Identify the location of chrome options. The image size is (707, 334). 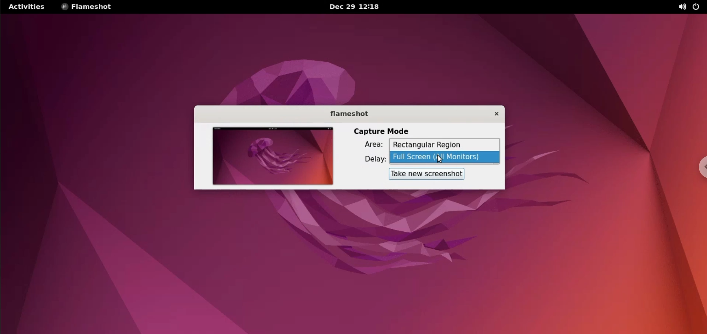
(703, 166).